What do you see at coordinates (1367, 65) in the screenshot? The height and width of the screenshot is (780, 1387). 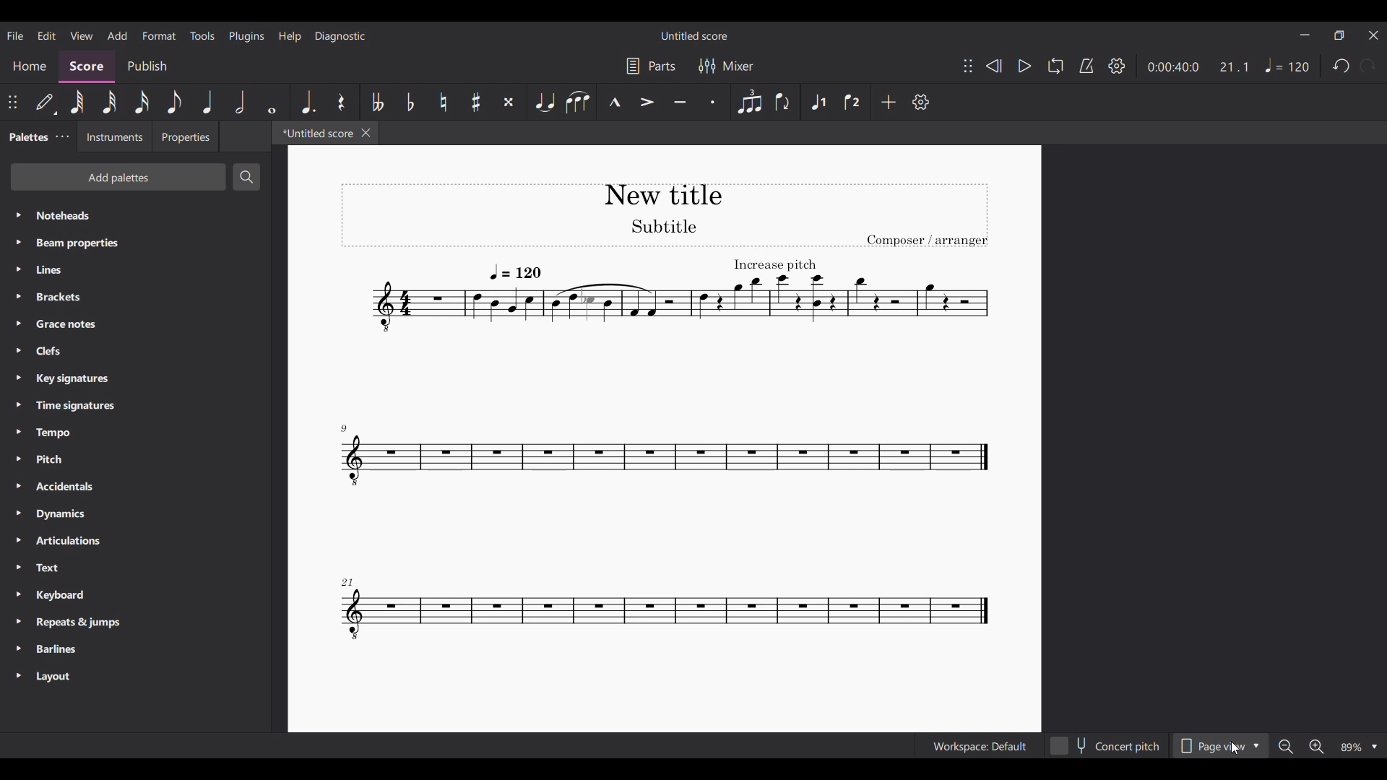 I see `Redo` at bounding box center [1367, 65].